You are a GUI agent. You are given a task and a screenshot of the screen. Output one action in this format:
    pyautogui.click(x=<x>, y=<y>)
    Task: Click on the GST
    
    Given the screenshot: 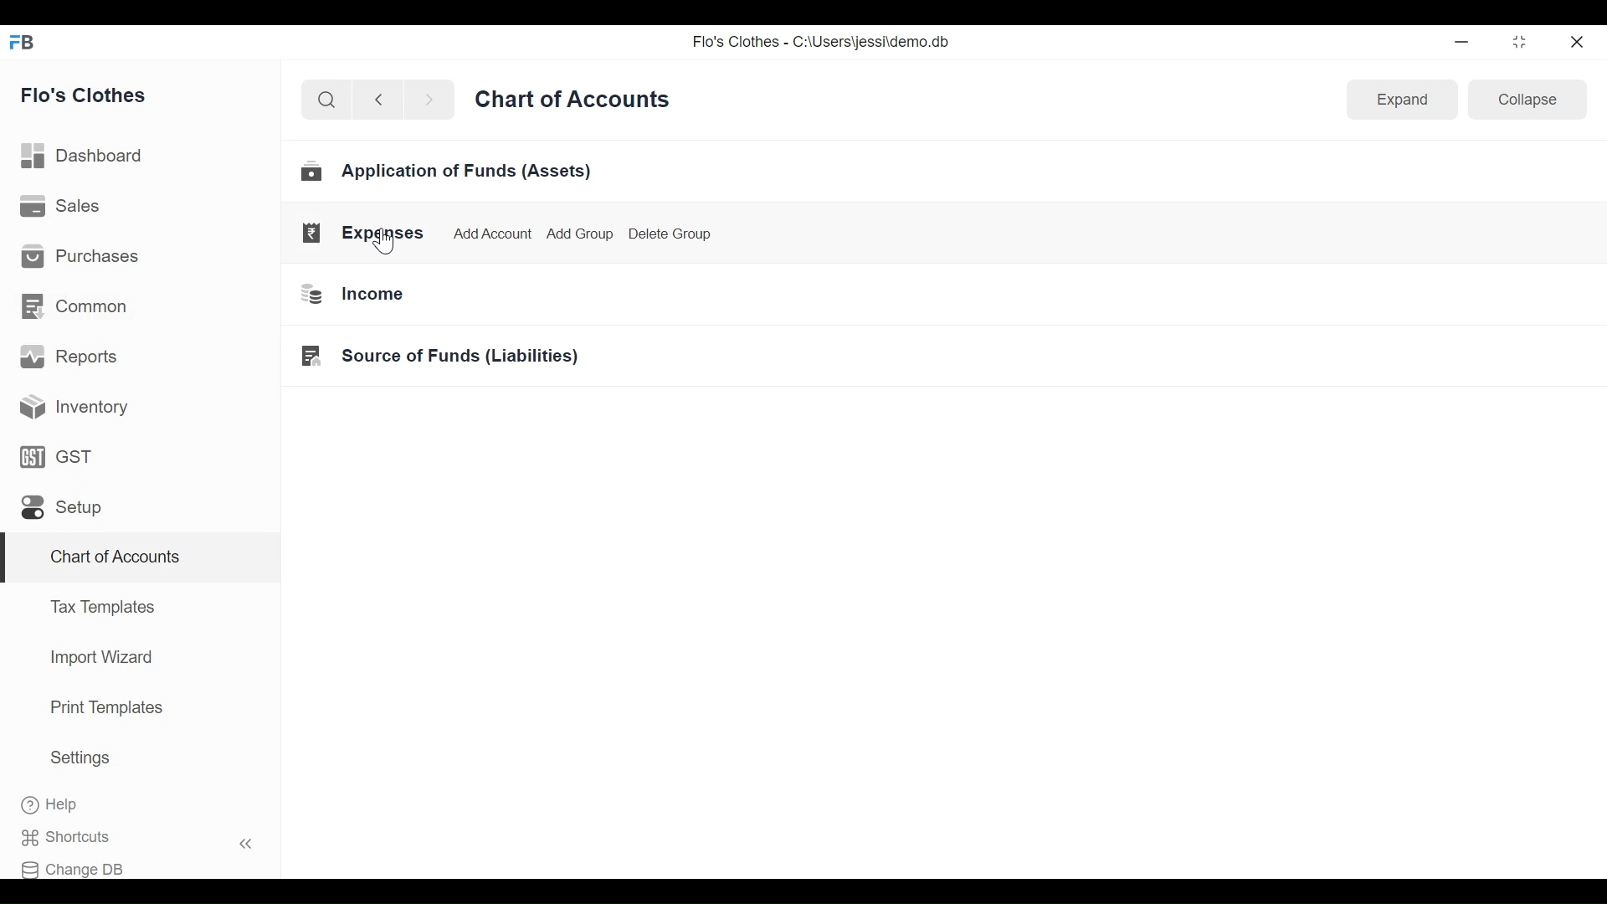 What is the action you would take?
    pyautogui.click(x=57, y=460)
    